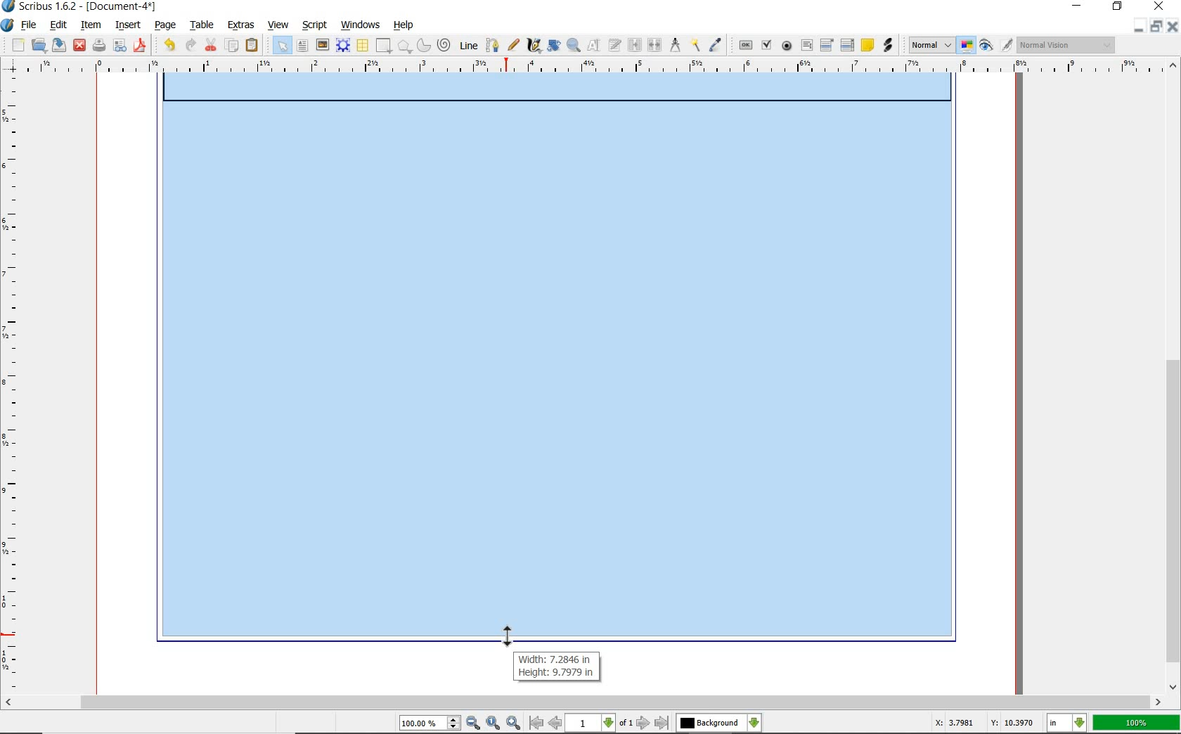 Image resolution: width=1181 pixels, height=734 pixels. Describe the element at coordinates (644, 723) in the screenshot. I see `go to next page` at that location.